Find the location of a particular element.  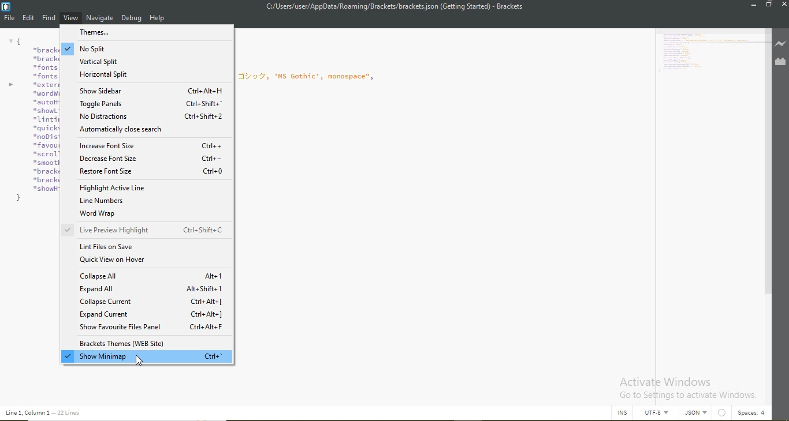

 UTF-8 is located at coordinates (660, 415).